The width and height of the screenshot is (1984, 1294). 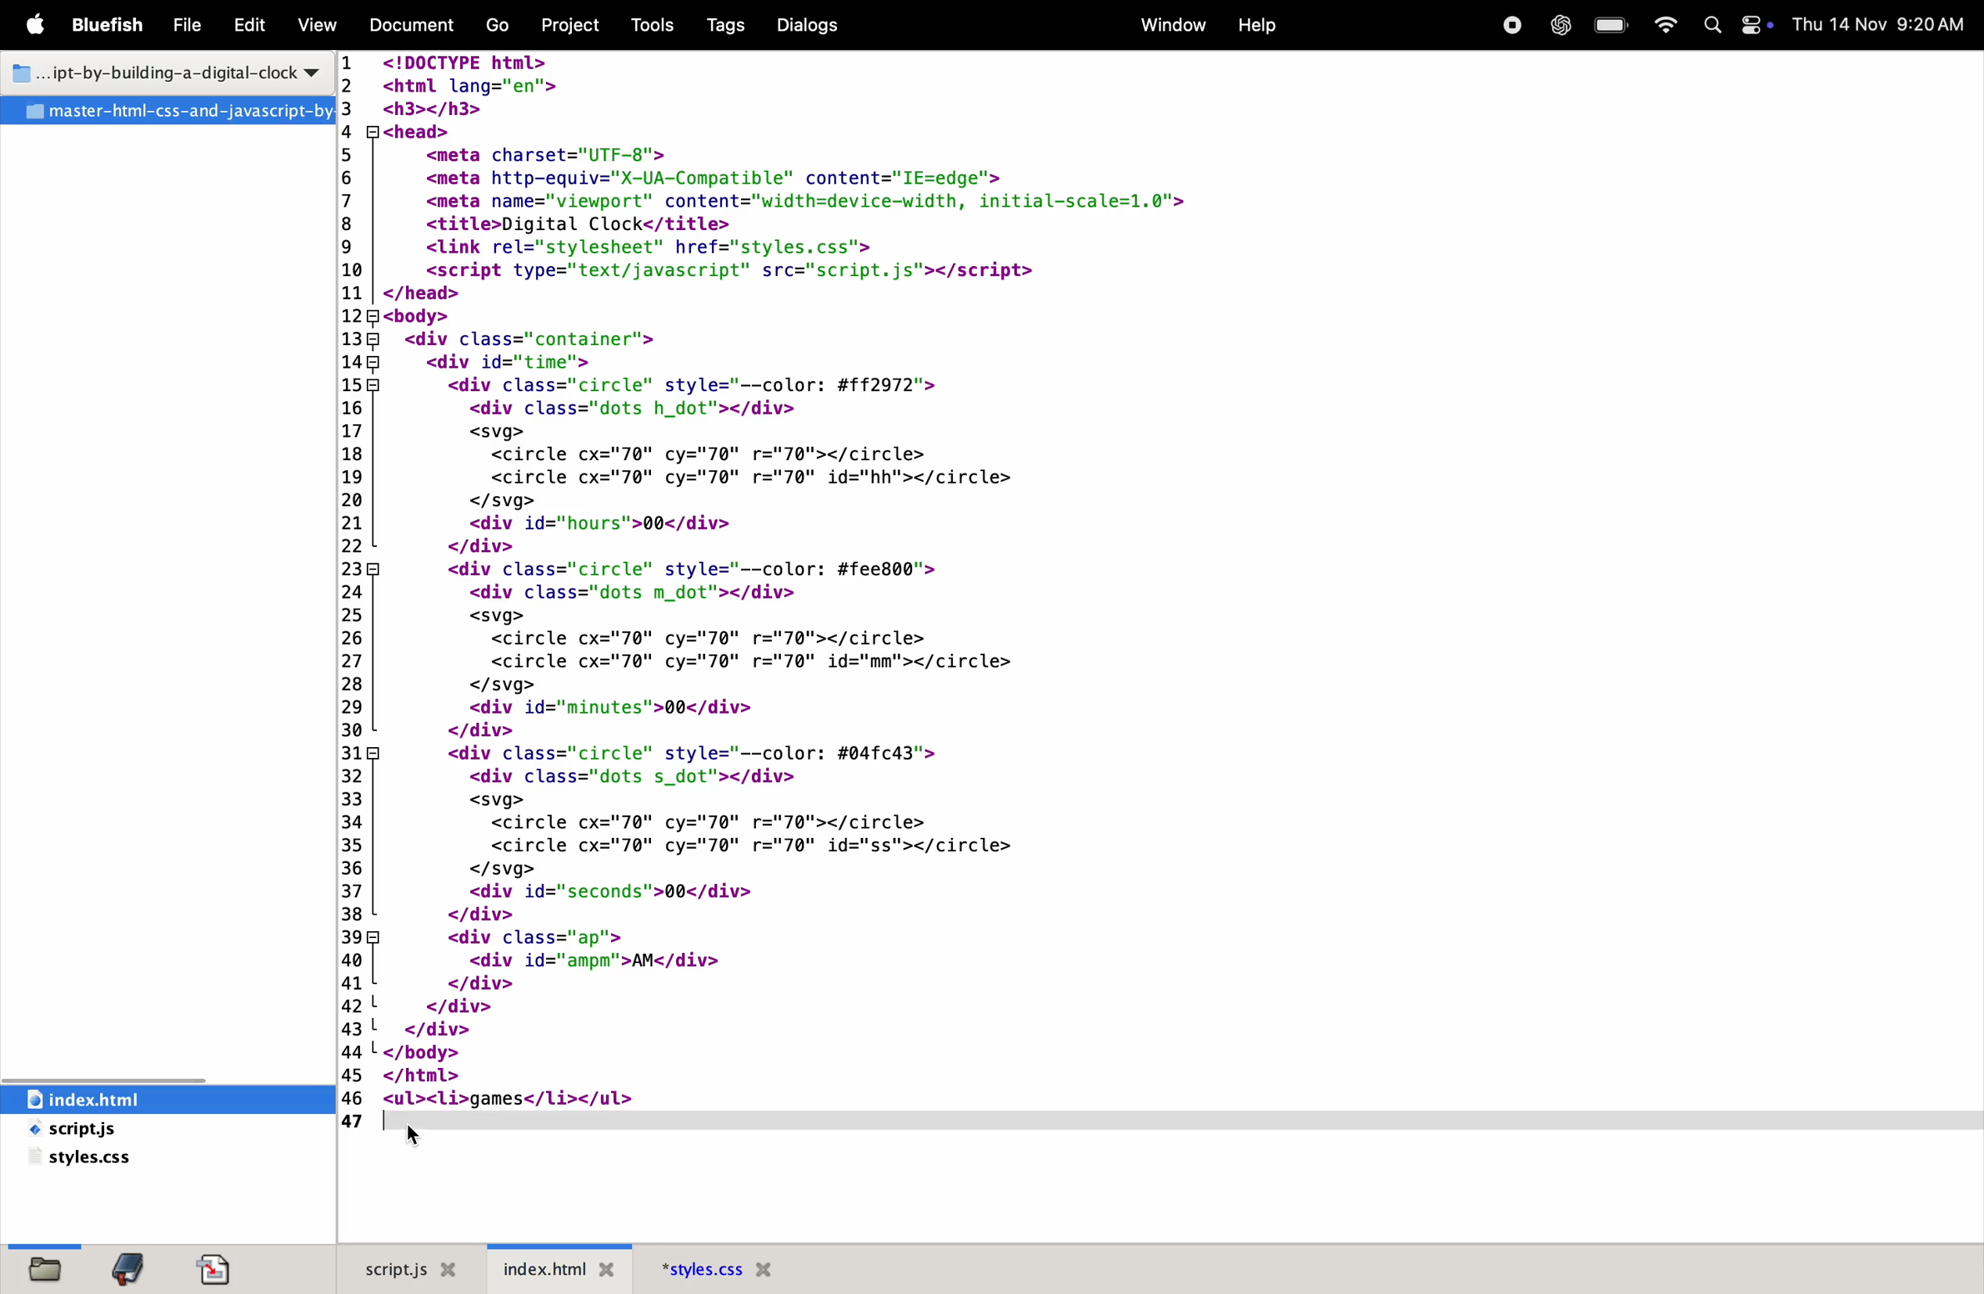 I want to click on cursor, so click(x=418, y=1138).